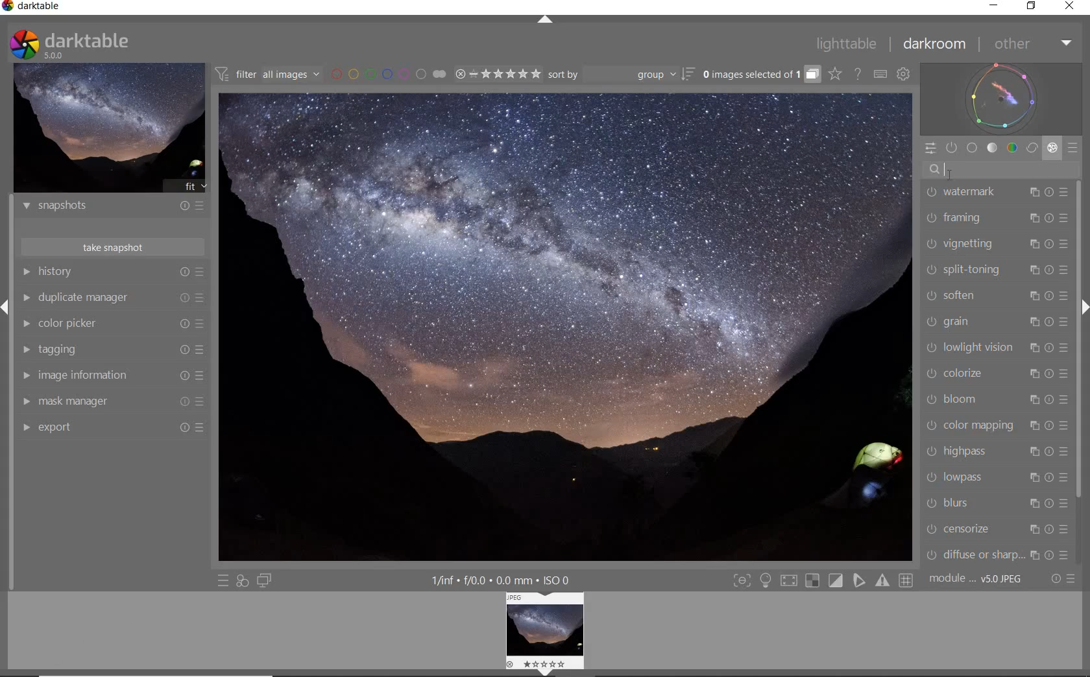  Describe the element at coordinates (1032, 477) in the screenshot. I see `multiple instance actions` at that location.